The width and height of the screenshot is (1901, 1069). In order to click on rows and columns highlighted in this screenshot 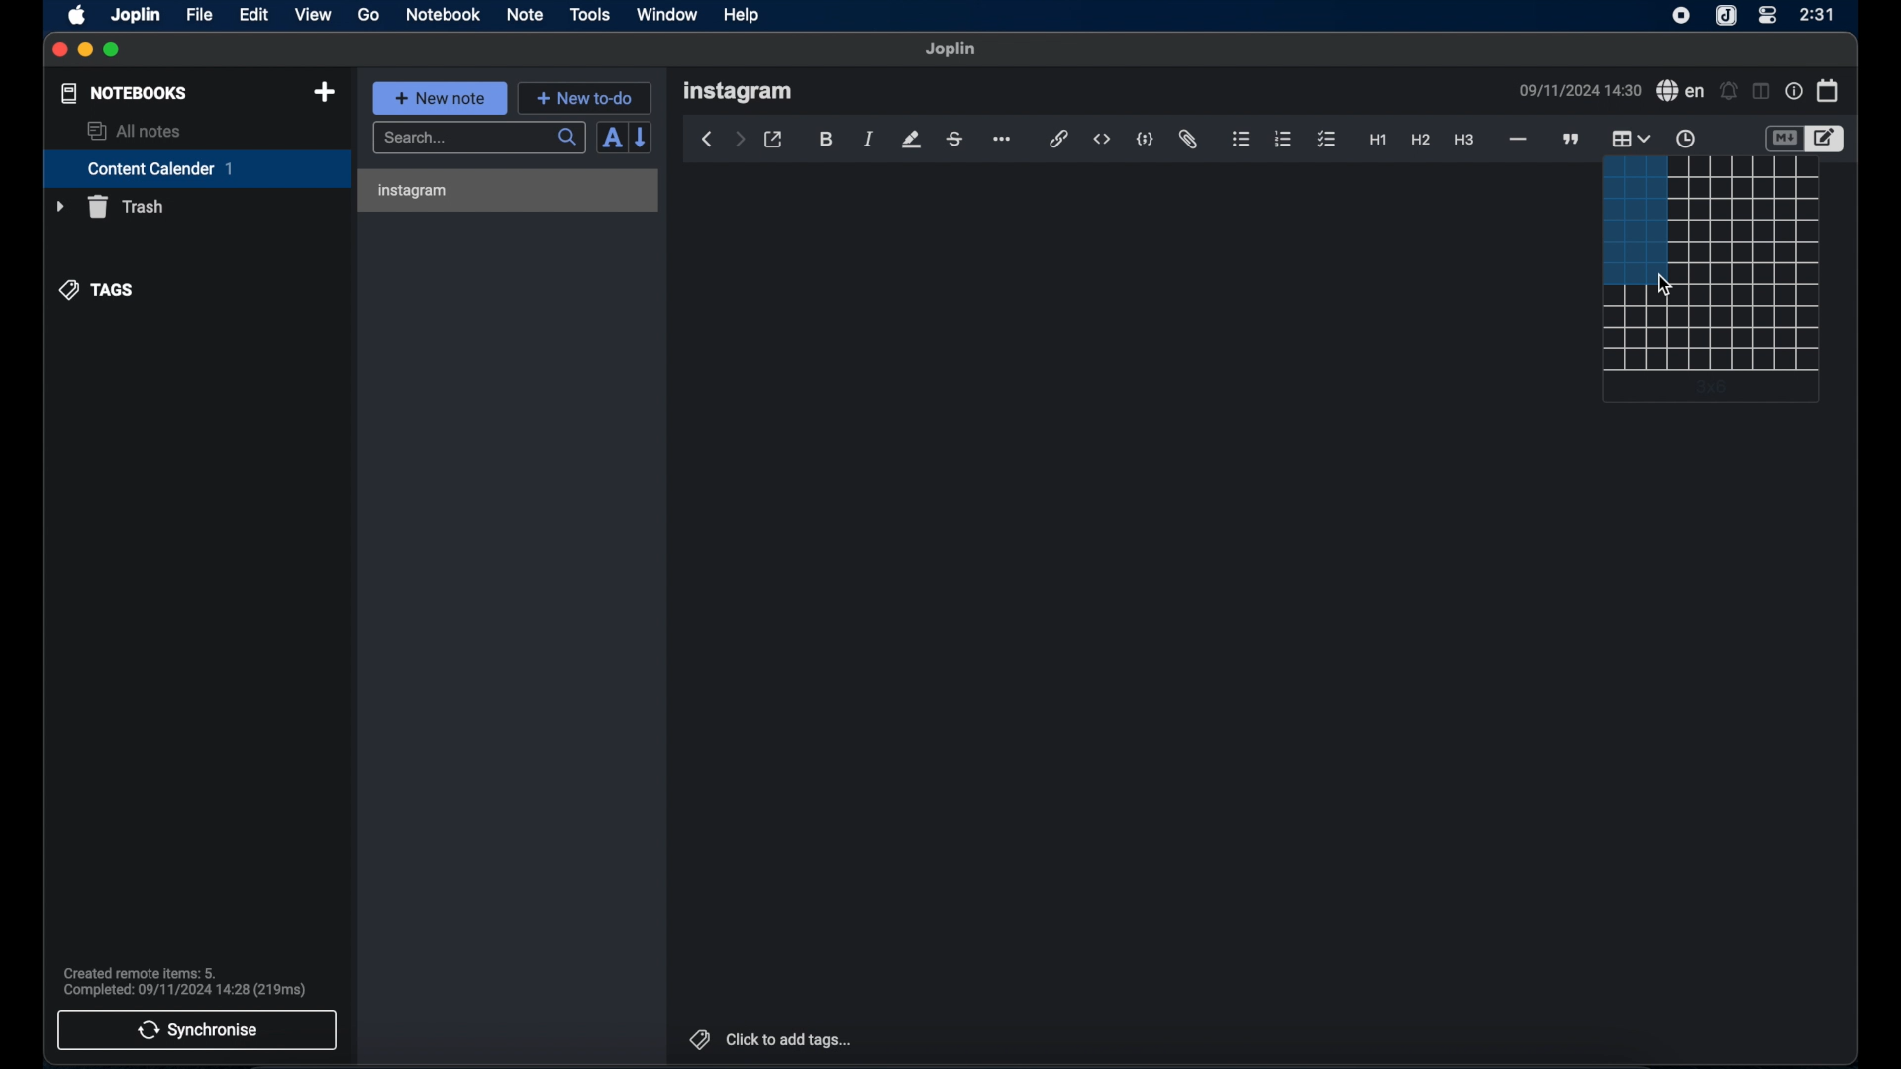, I will do `click(1633, 218)`.